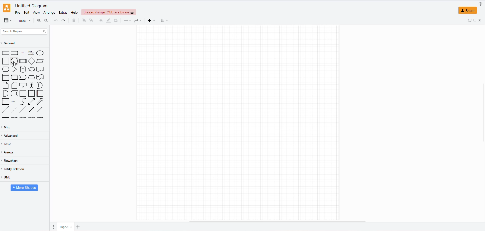  Describe the element at coordinates (163, 21) in the screenshot. I see `TABLE` at that location.